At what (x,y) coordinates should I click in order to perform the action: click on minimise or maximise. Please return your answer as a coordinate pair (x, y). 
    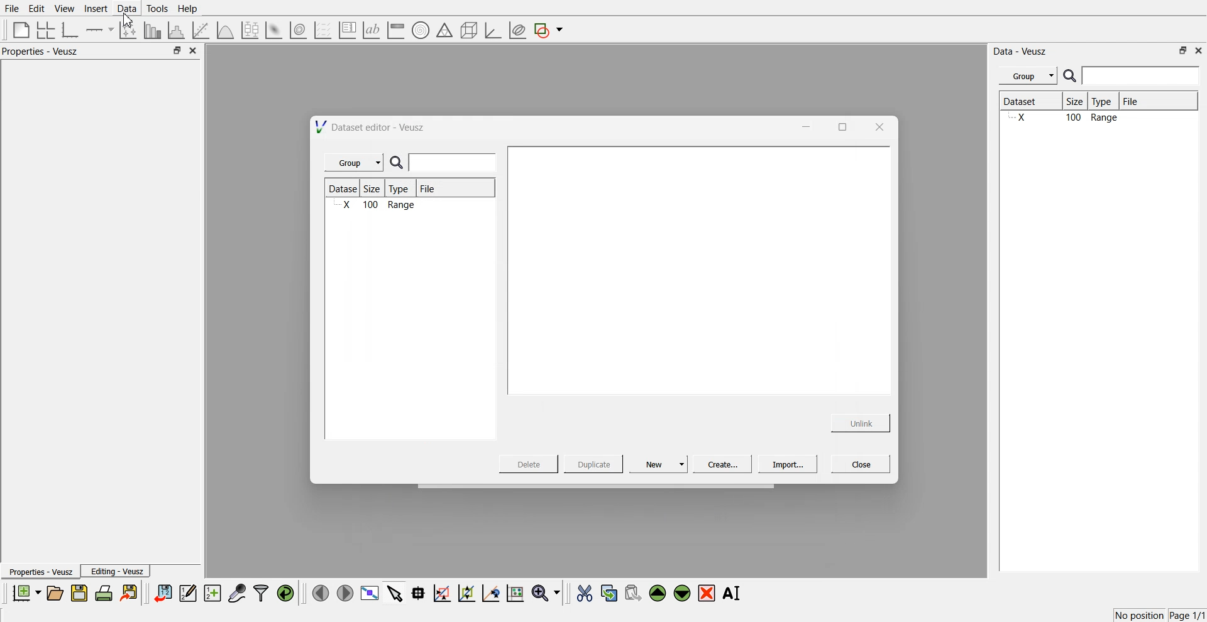
    Looking at the image, I should click on (1183, 50).